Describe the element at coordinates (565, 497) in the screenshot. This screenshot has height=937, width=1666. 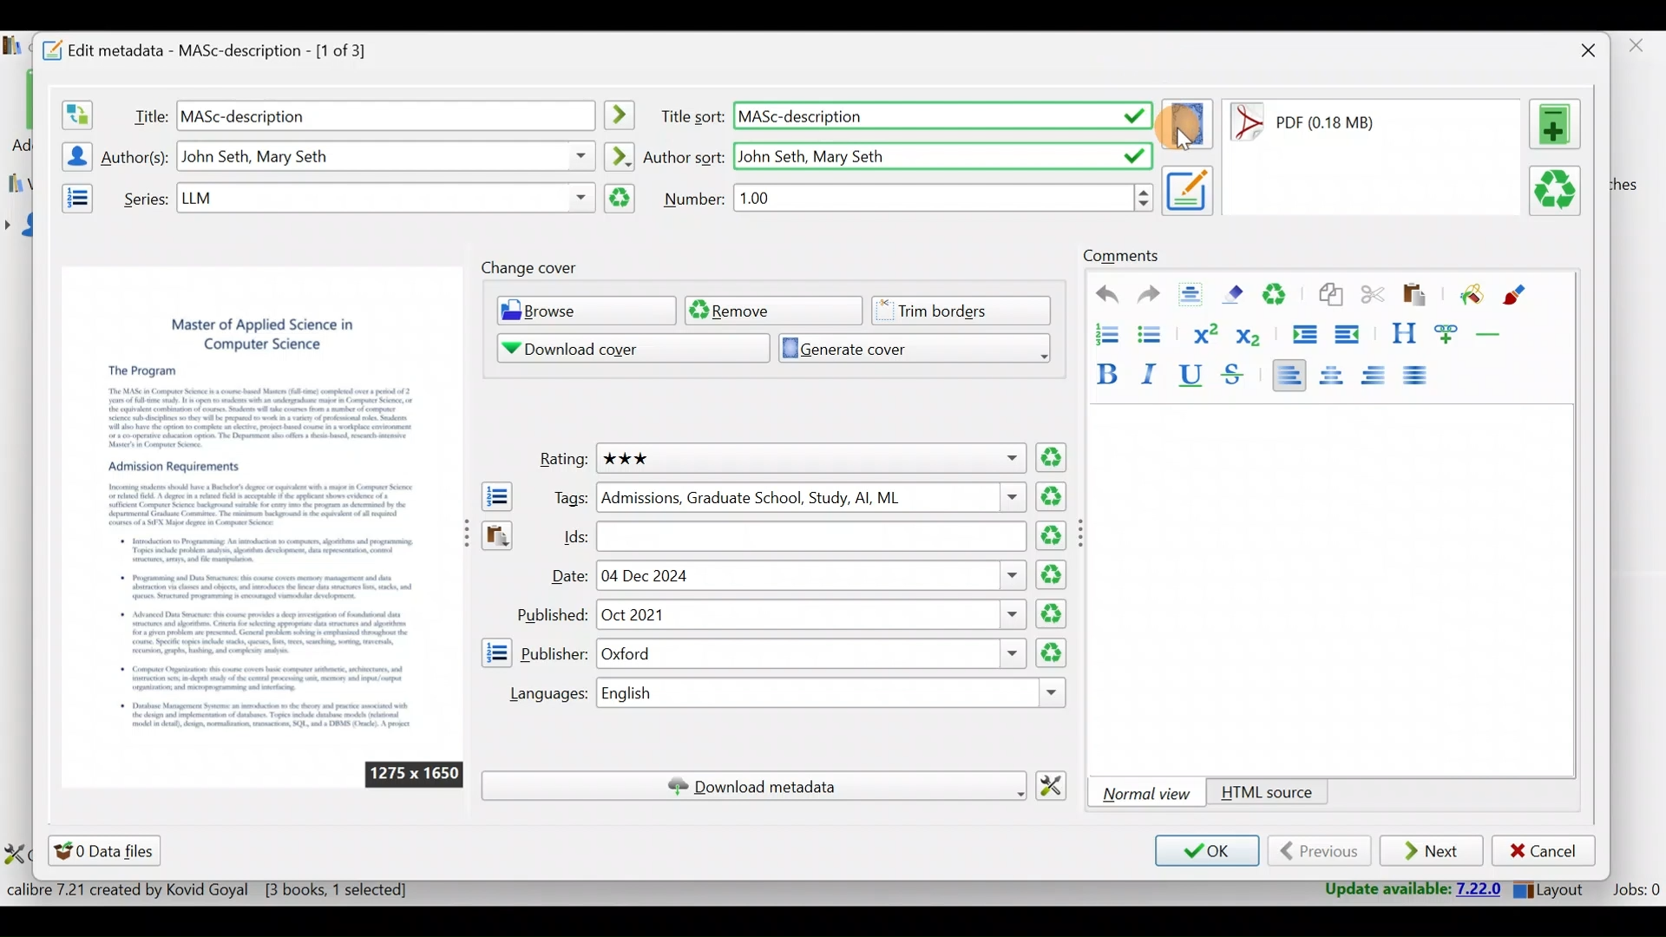
I see `Tags` at that location.